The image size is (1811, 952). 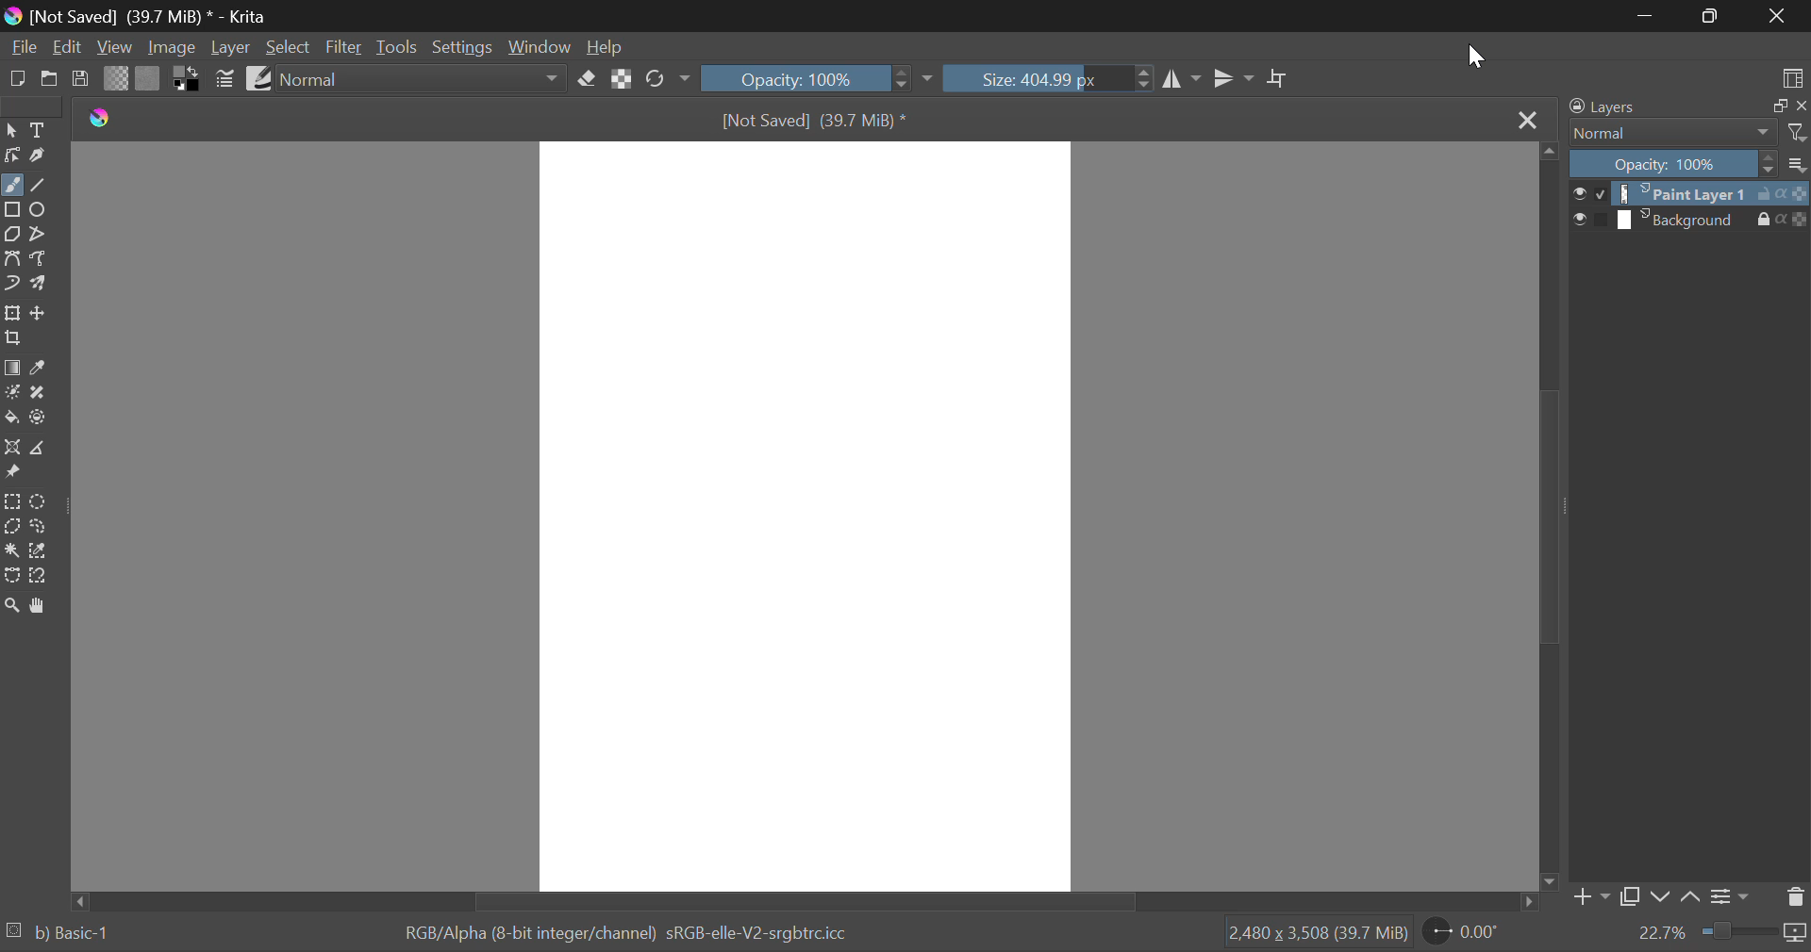 I want to click on Help, so click(x=606, y=46).